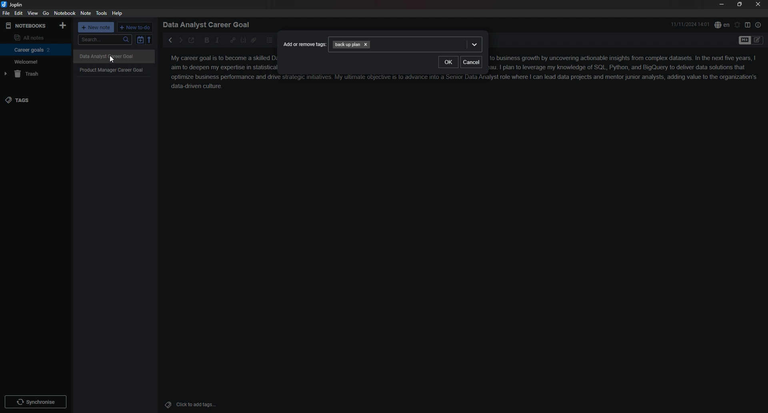  Describe the element at coordinates (36, 401) in the screenshot. I see `Synchronise` at that location.